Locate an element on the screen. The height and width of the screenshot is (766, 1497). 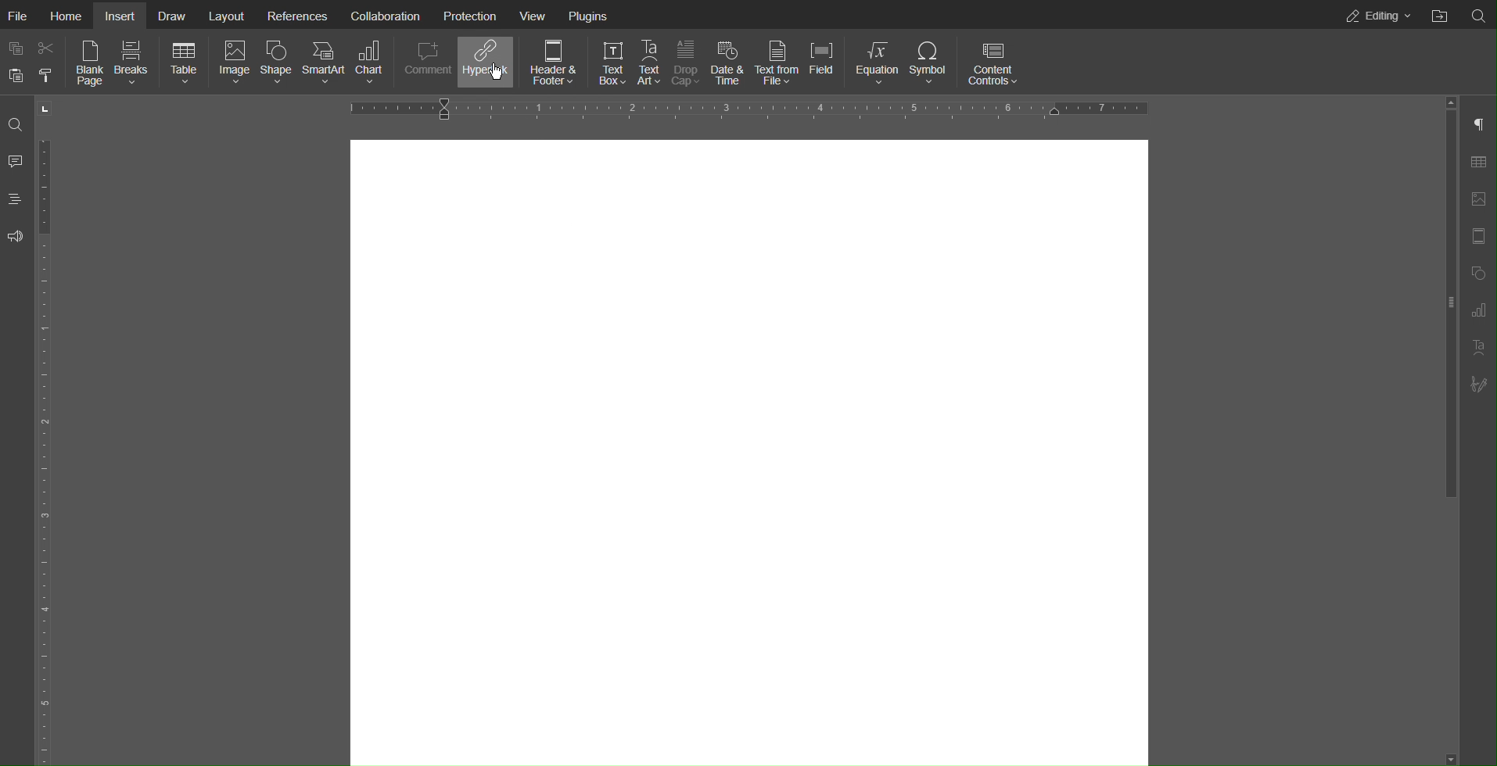
Draw is located at coordinates (173, 16).